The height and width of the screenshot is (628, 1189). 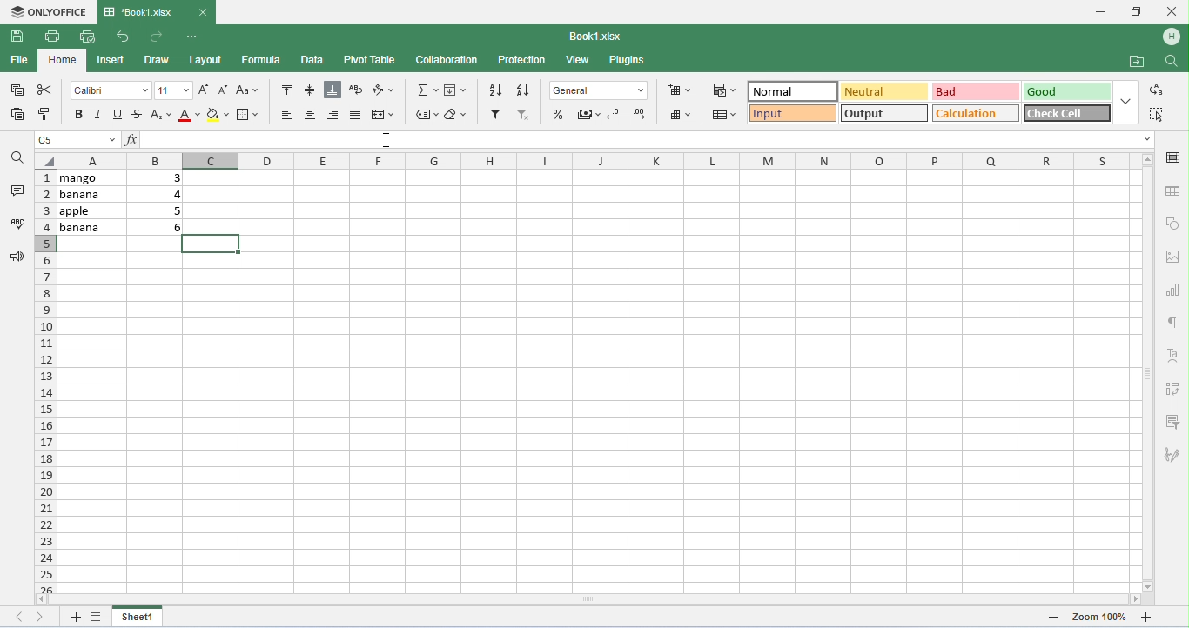 I want to click on neutral, so click(x=883, y=91).